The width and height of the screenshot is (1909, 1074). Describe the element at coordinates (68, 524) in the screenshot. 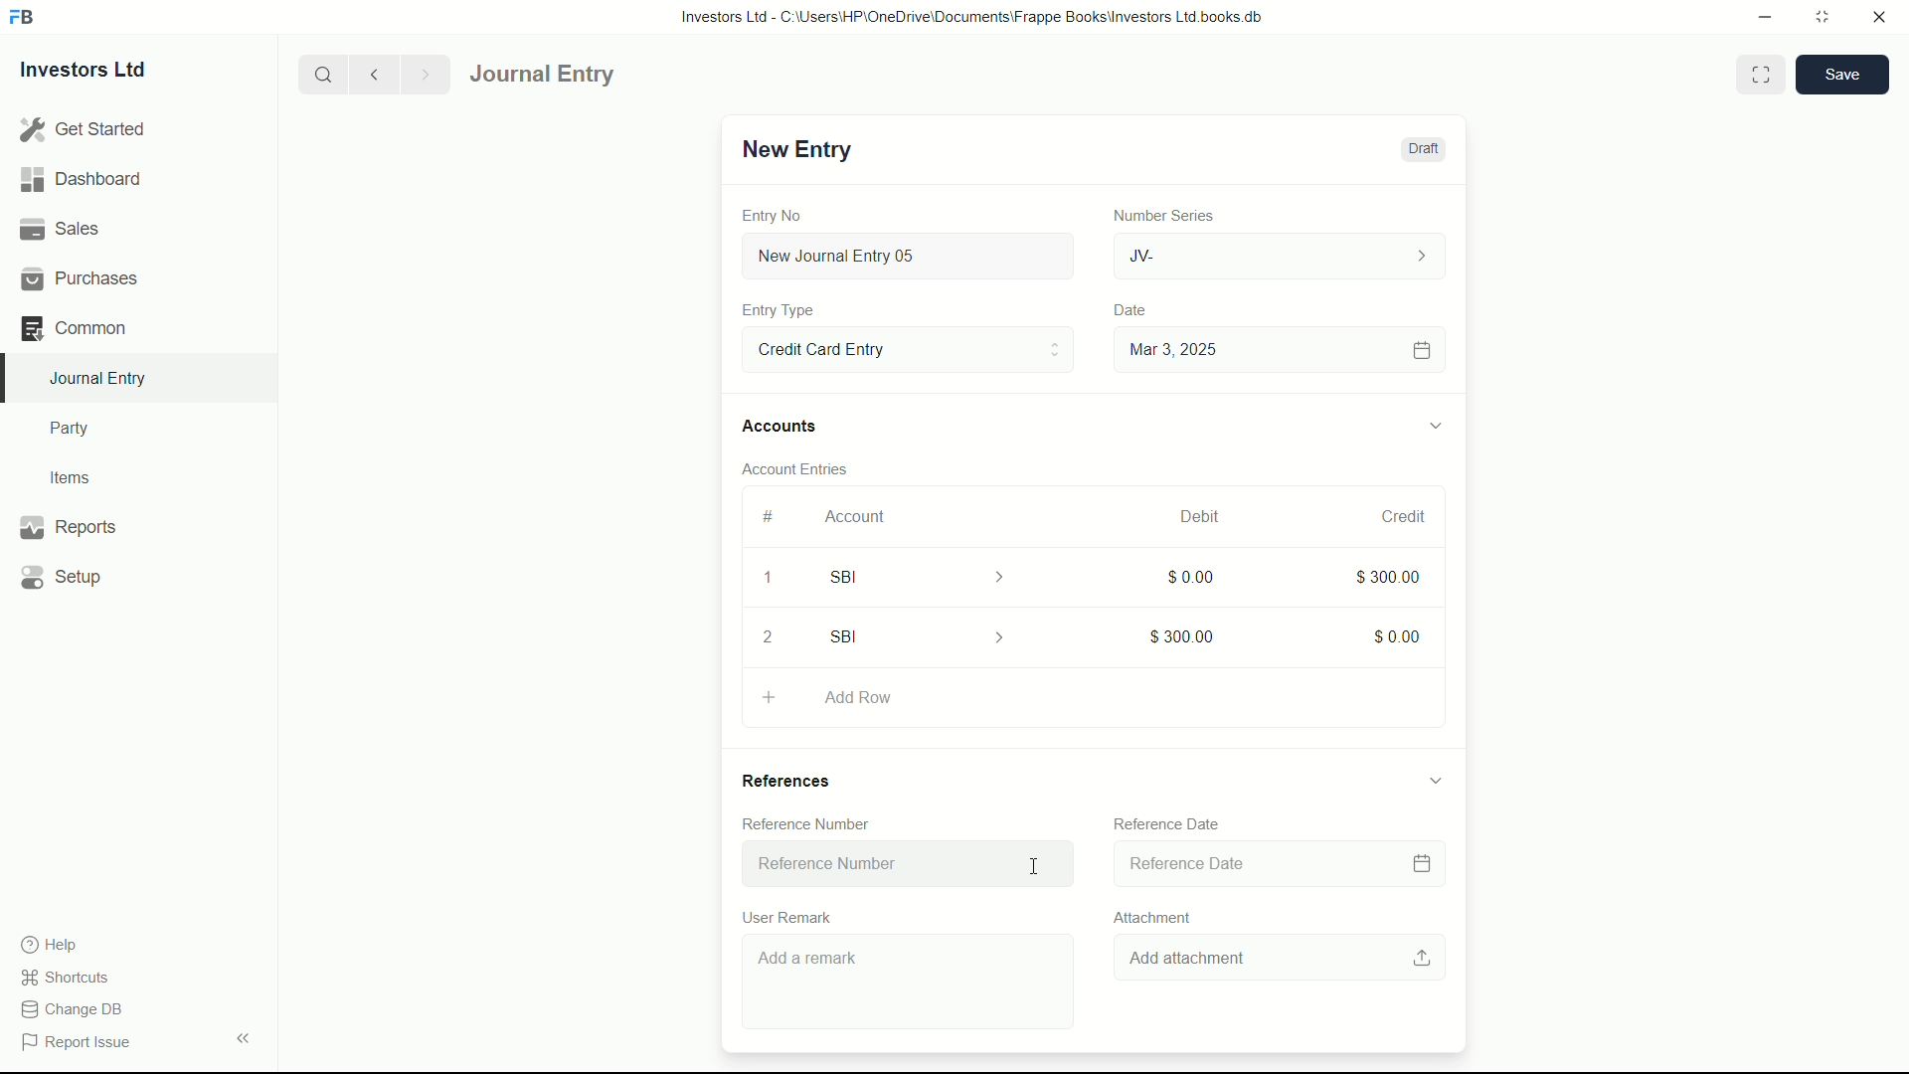

I see `Reports .` at that location.